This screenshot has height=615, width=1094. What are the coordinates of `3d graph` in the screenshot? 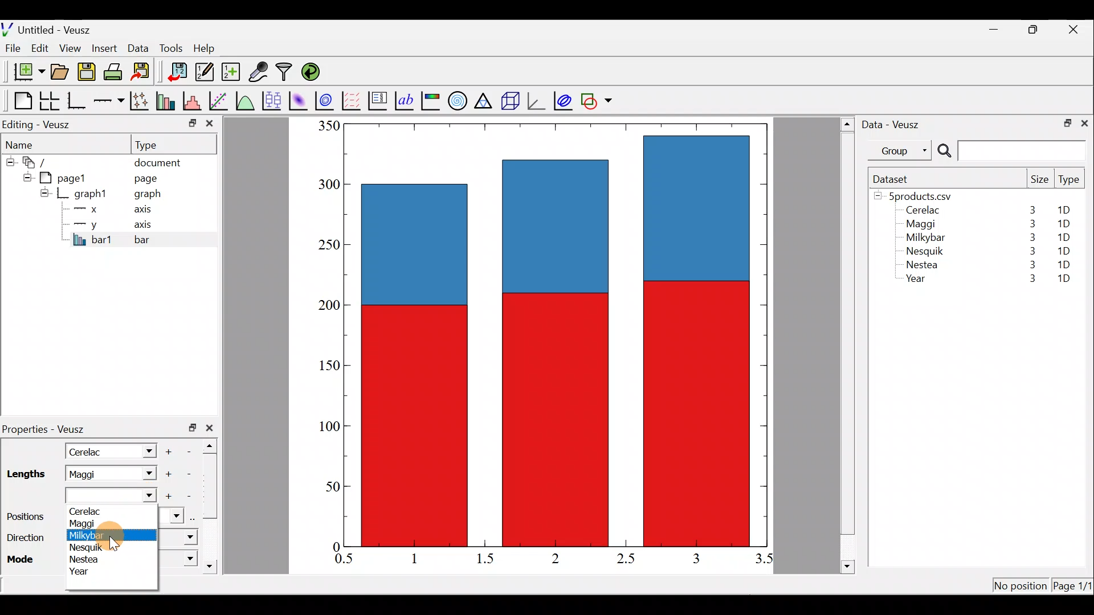 It's located at (536, 100).